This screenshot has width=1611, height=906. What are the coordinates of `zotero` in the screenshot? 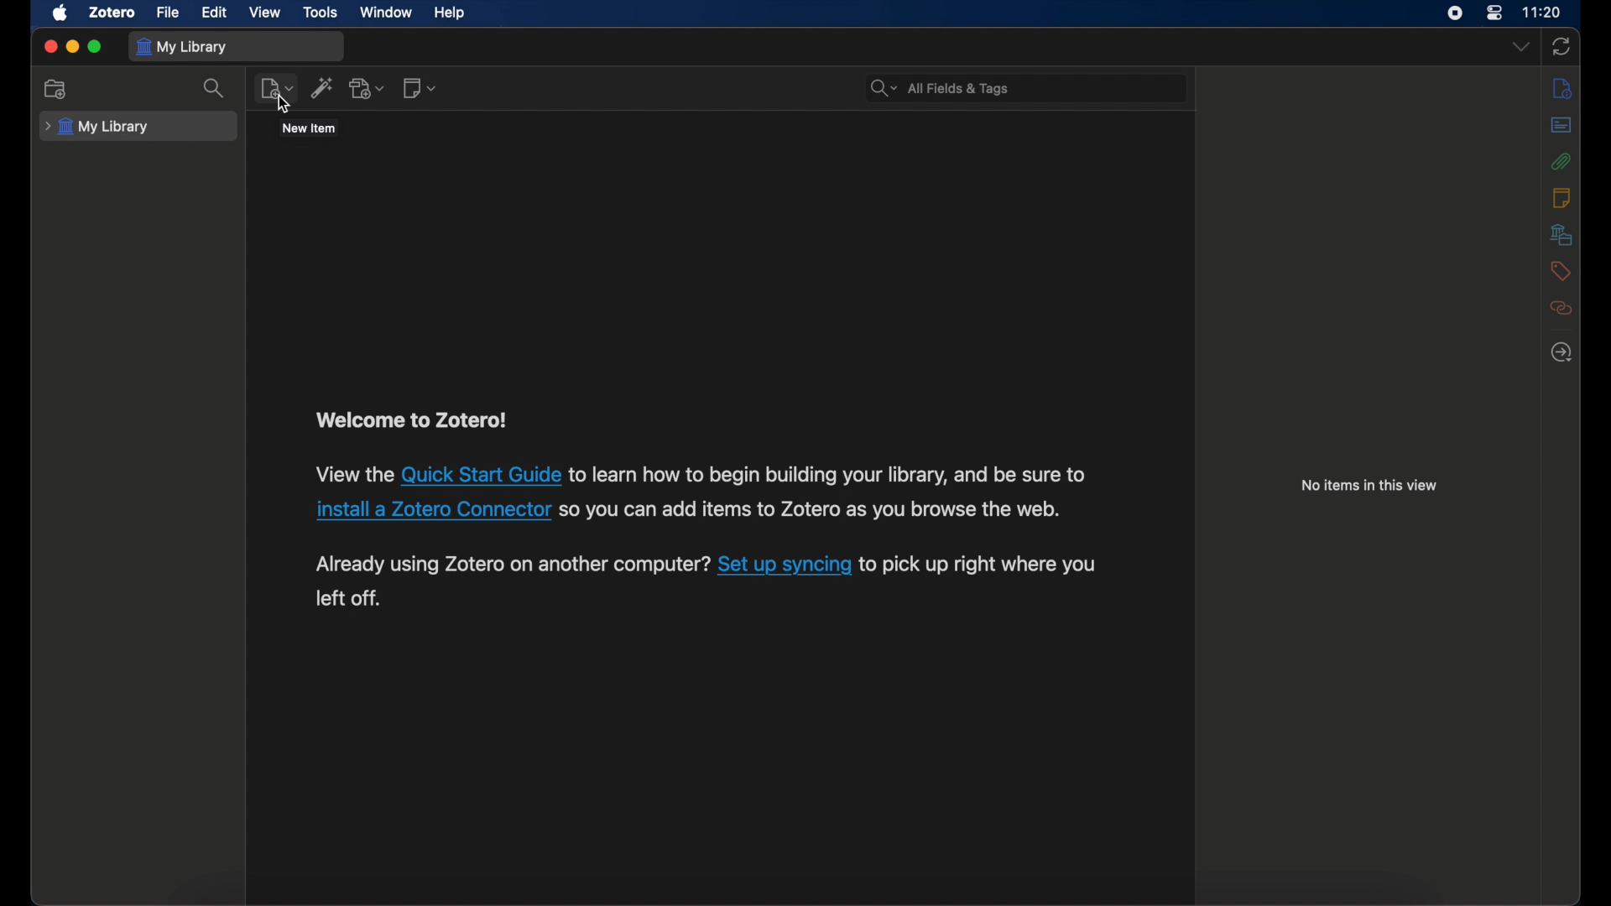 It's located at (112, 13).